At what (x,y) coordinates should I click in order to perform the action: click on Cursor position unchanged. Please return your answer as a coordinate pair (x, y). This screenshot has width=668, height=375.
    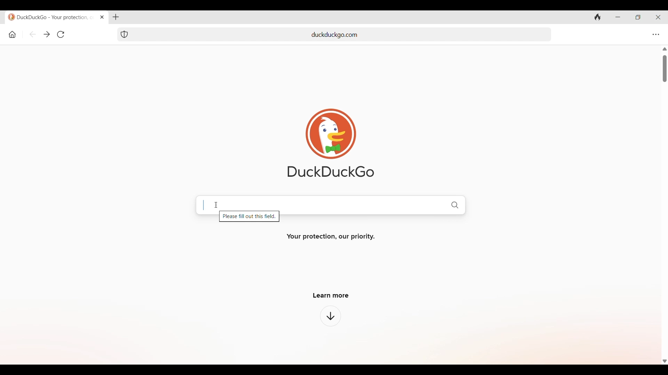
    Looking at the image, I should click on (216, 205).